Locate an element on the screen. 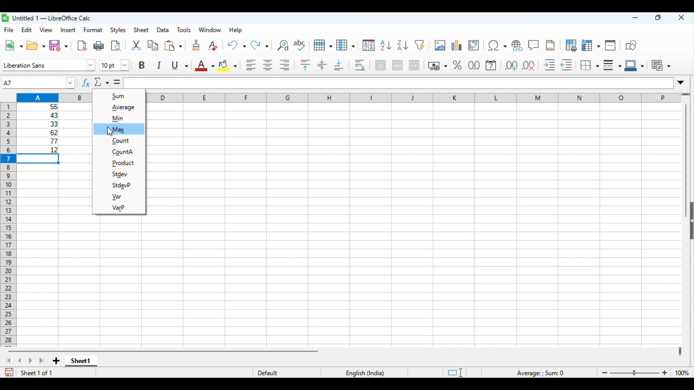 The image size is (694, 390). sheet1 is located at coordinates (82, 362).